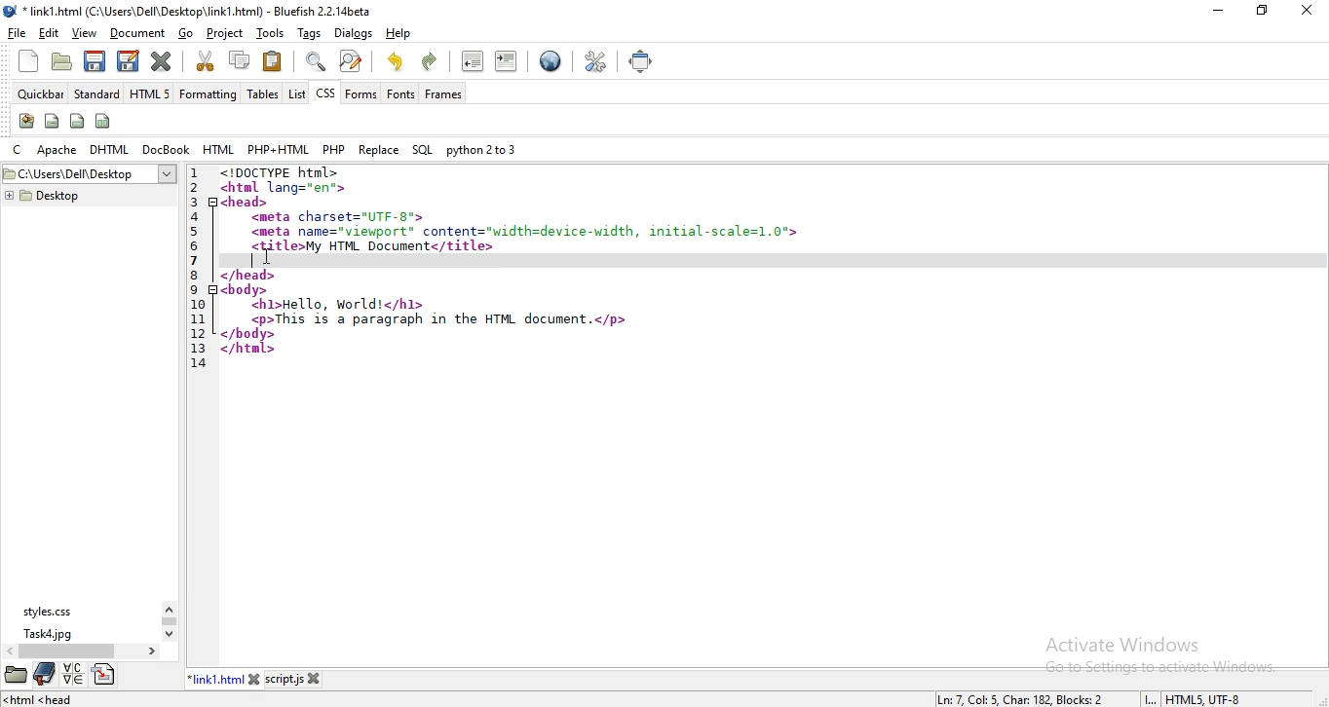 Image resolution: width=1329 pixels, height=707 pixels. Describe the element at coordinates (194, 188) in the screenshot. I see `2` at that location.